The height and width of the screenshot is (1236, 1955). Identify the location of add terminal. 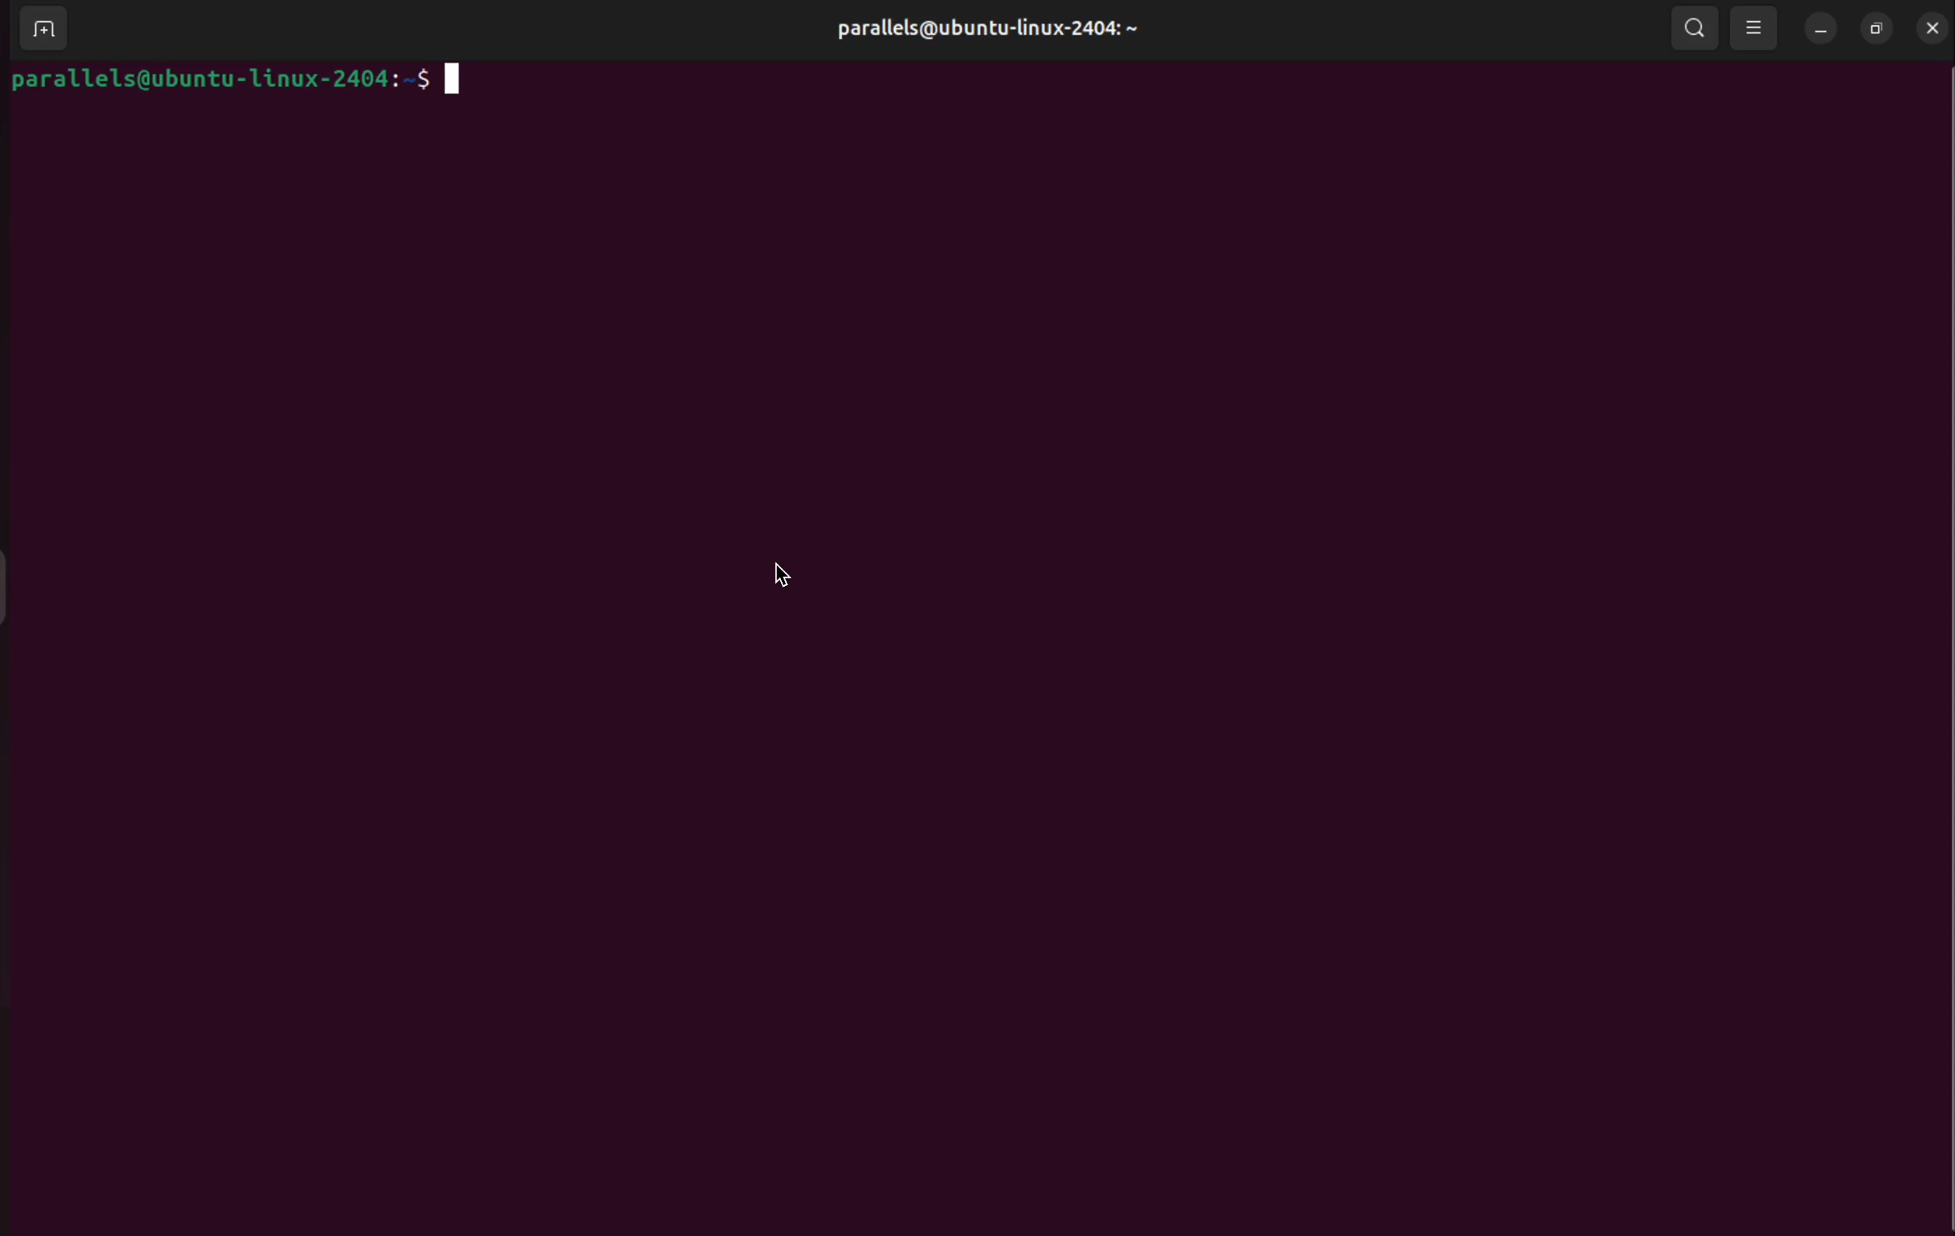
(37, 28).